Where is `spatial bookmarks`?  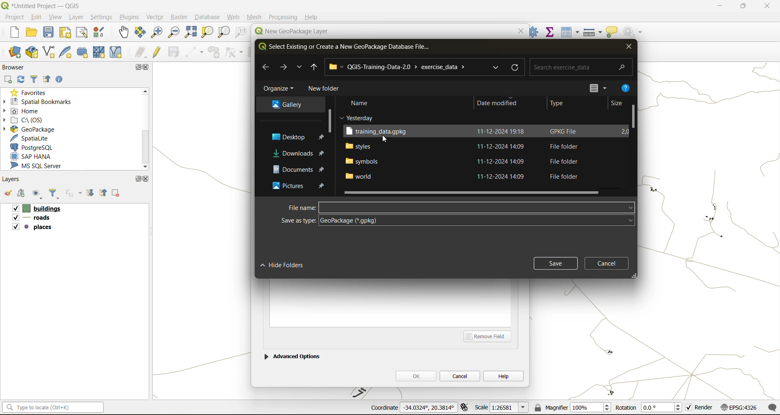
spatial bookmarks is located at coordinates (43, 102).